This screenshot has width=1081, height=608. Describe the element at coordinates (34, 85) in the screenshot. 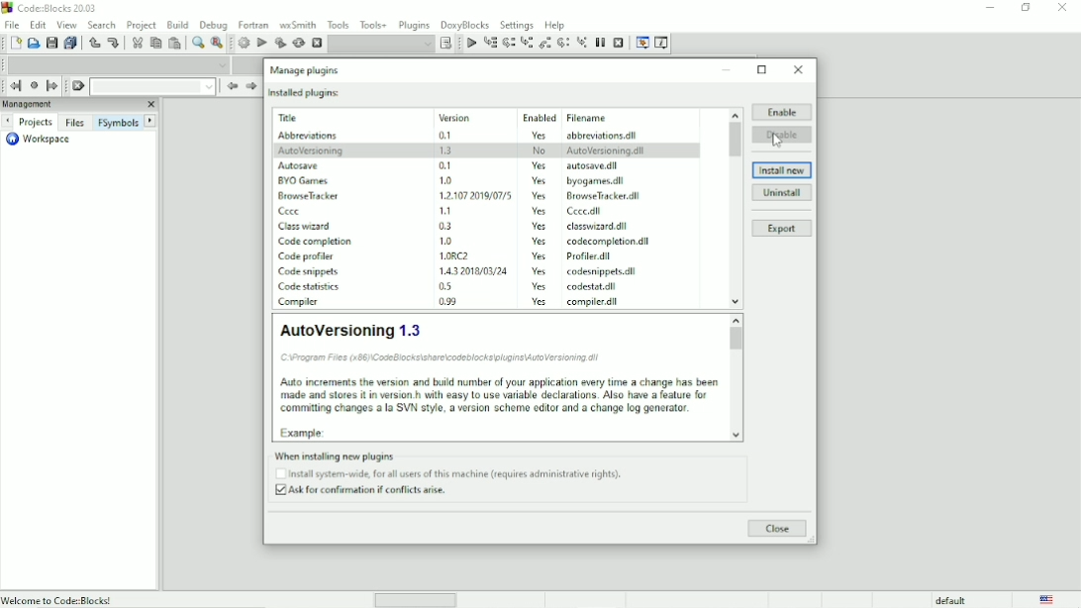

I see `Last jump` at that location.